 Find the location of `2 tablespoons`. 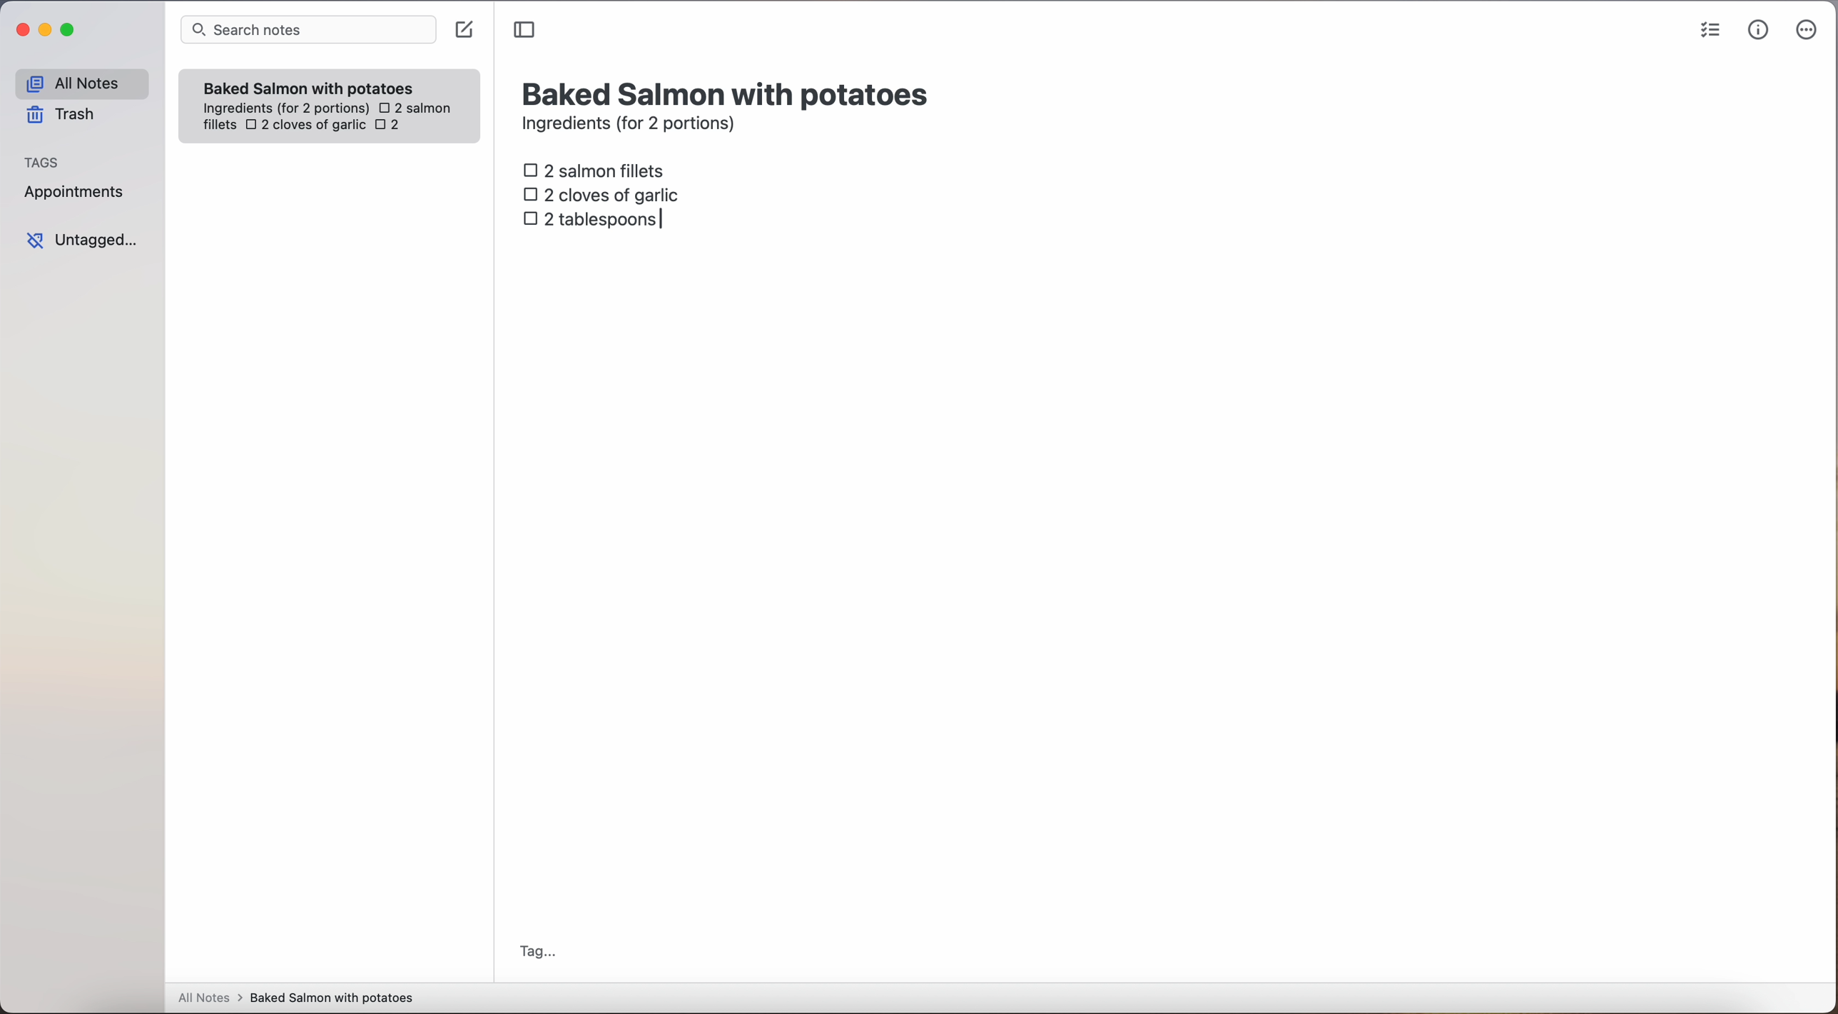

2 tablespoons is located at coordinates (595, 217).